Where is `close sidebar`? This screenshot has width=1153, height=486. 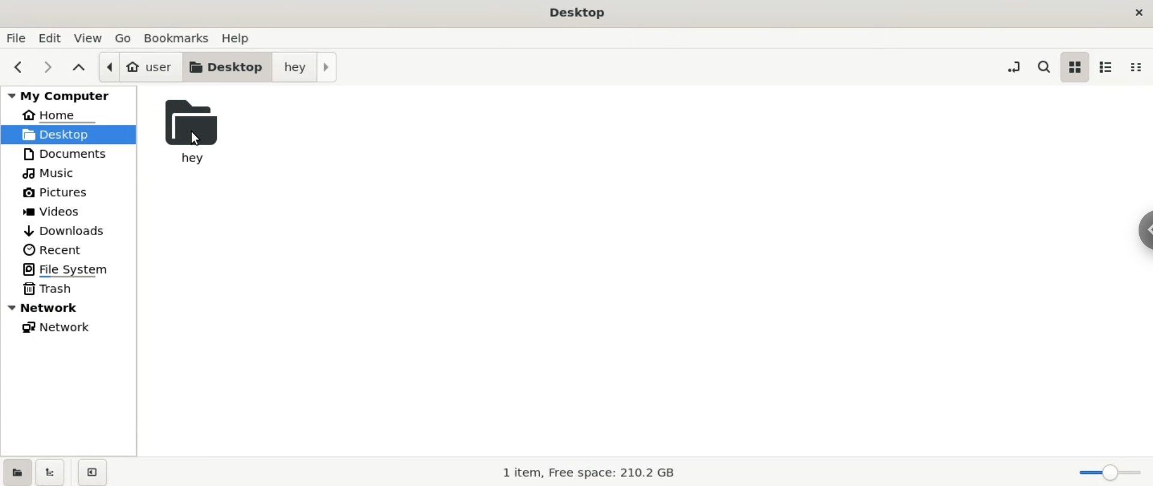
close sidebar is located at coordinates (95, 472).